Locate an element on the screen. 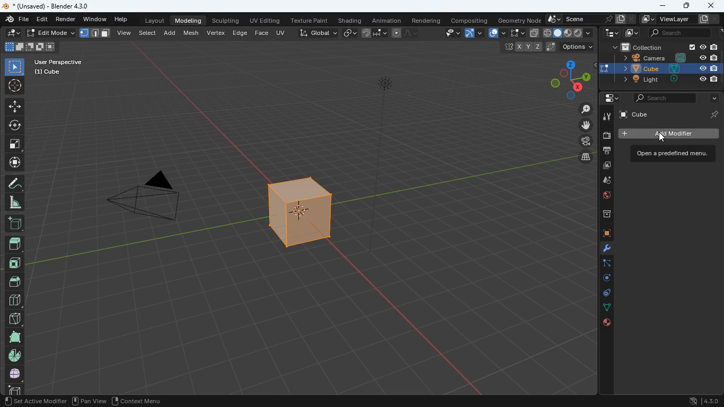  move is located at coordinates (15, 164).